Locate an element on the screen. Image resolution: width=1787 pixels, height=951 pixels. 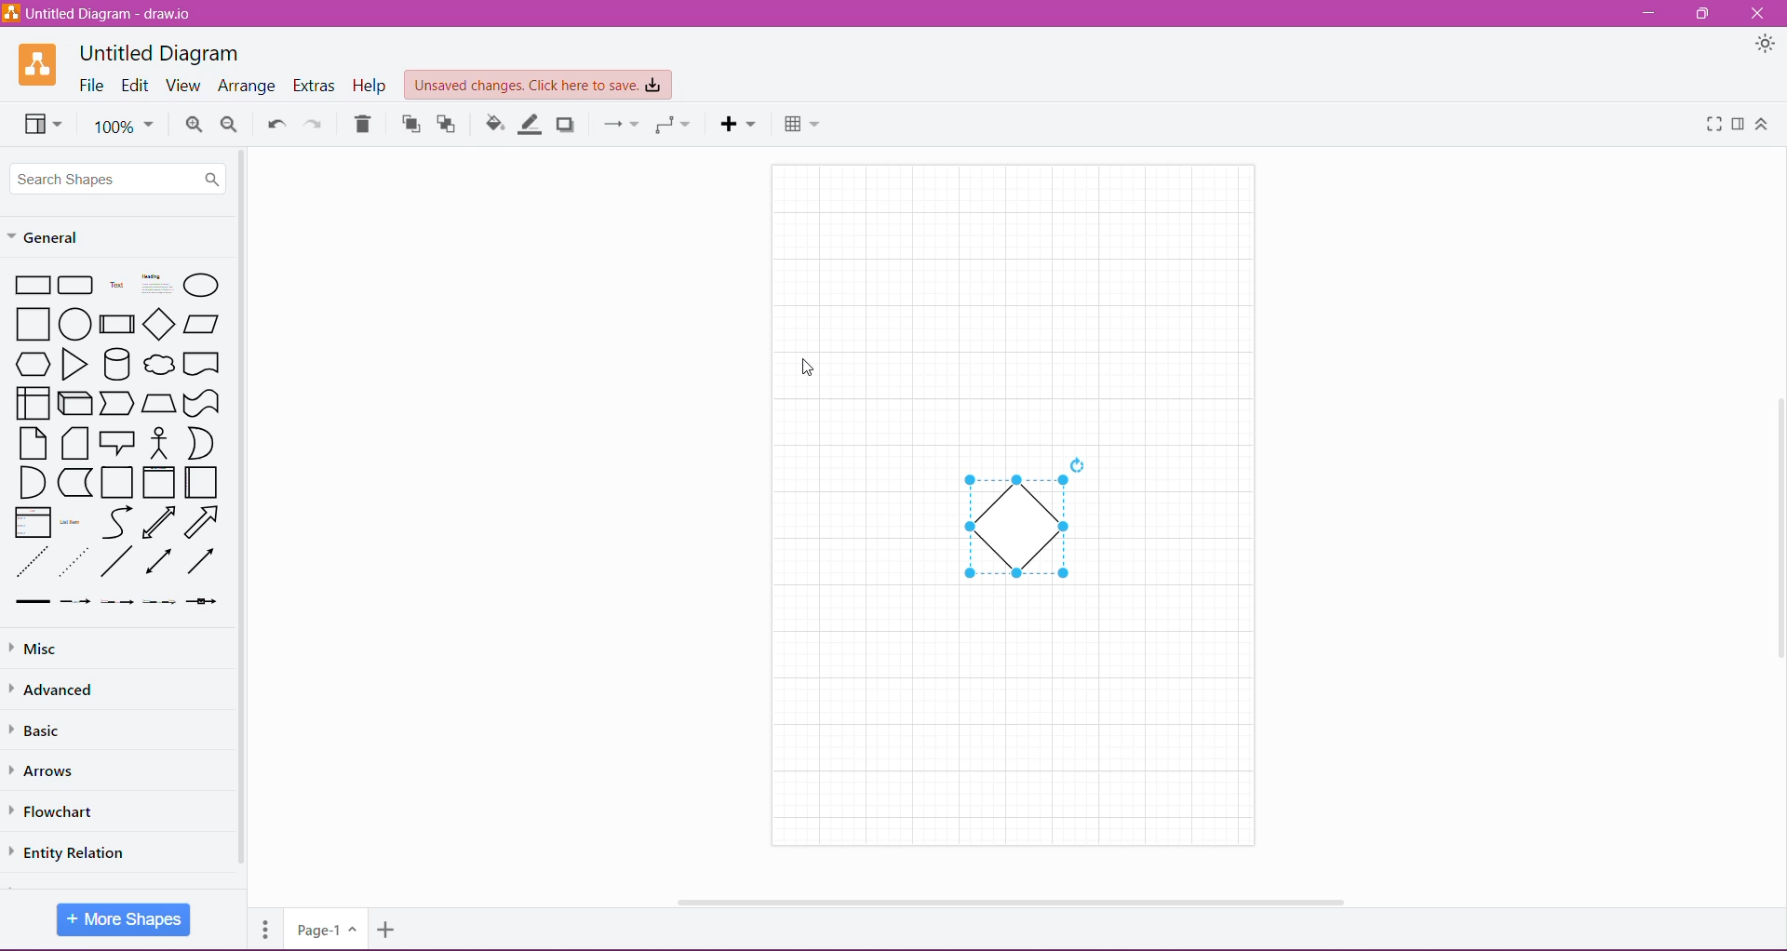
Pages is located at coordinates (266, 928).